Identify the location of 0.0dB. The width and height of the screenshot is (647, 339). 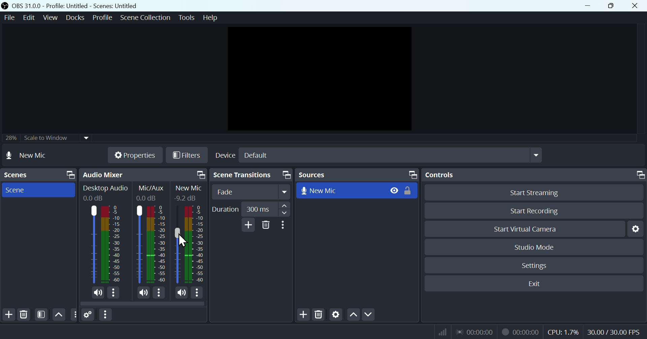
(148, 198).